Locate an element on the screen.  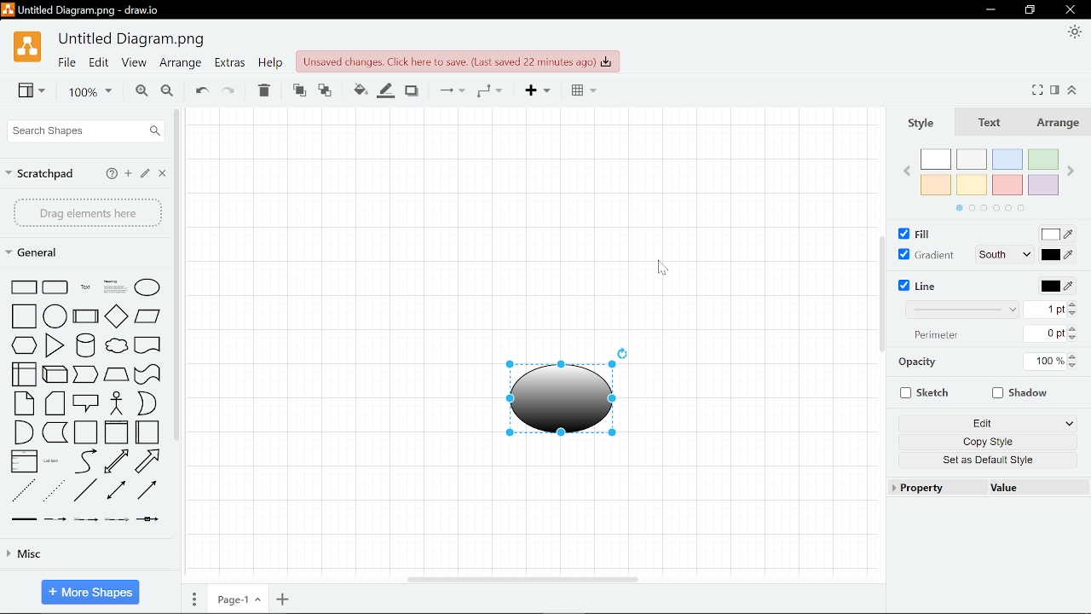
Fill with color is located at coordinates (1060, 235).